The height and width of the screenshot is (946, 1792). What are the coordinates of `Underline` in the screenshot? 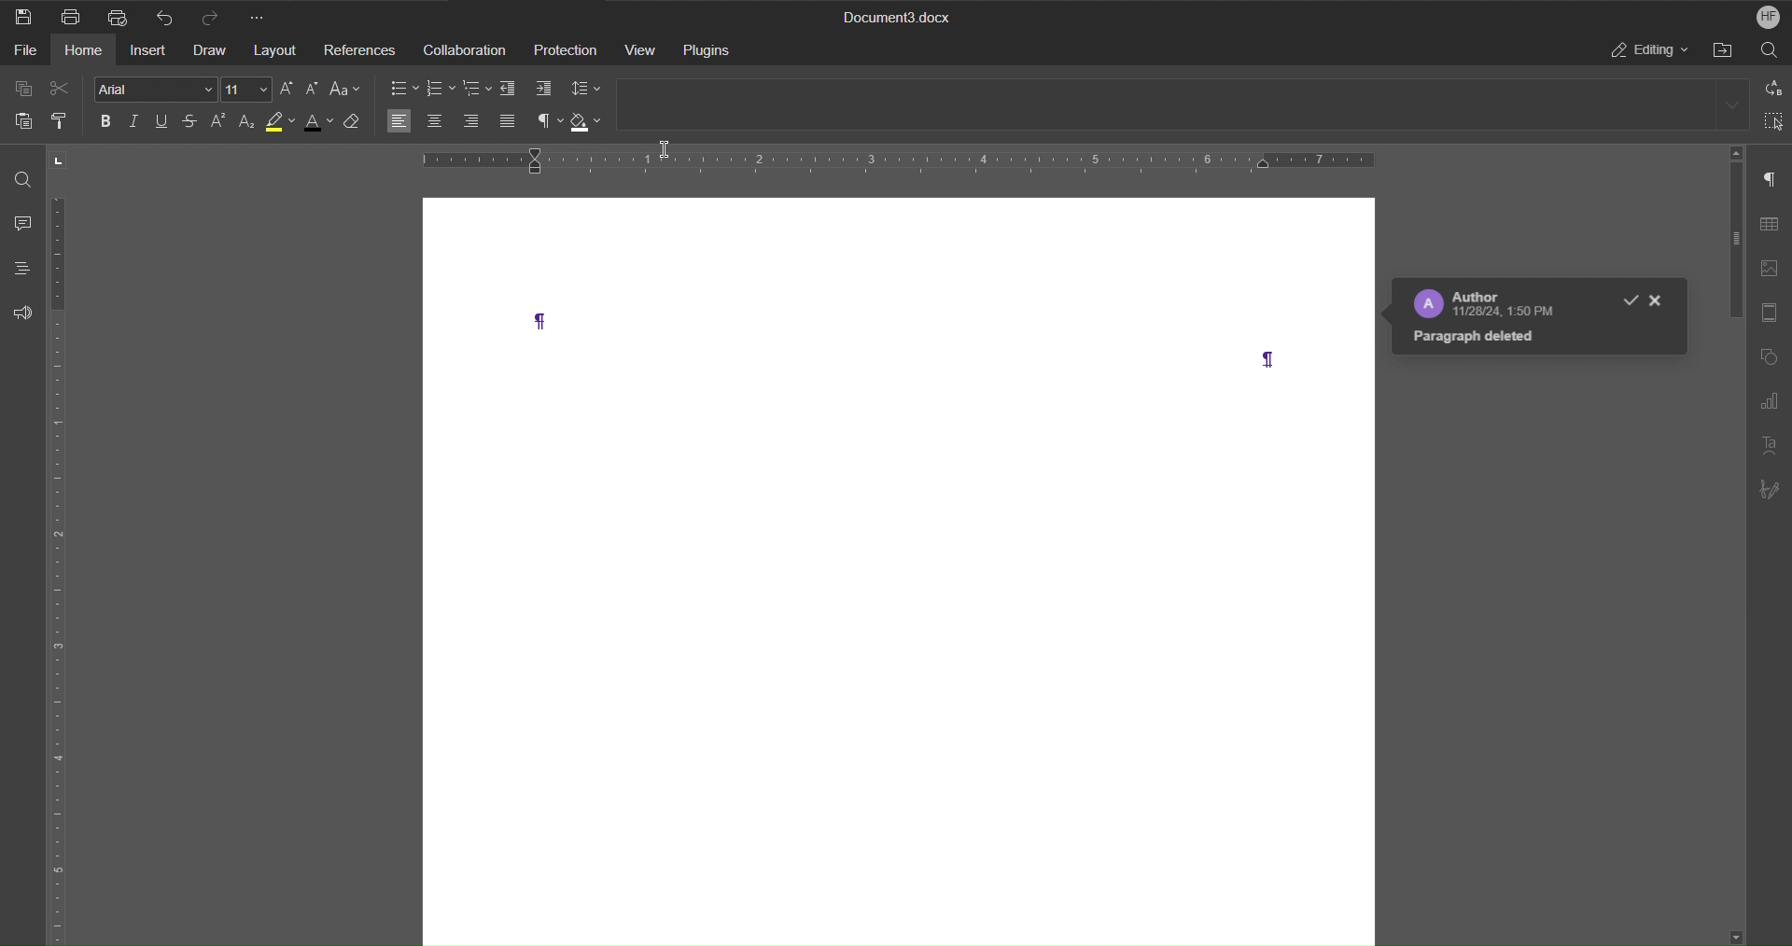 It's located at (164, 120).